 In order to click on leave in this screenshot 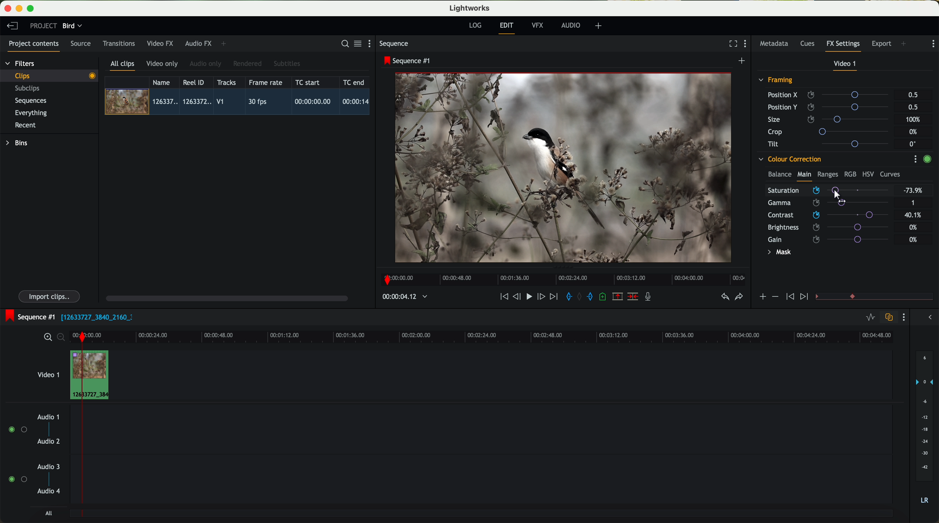, I will do `click(12, 26)`.